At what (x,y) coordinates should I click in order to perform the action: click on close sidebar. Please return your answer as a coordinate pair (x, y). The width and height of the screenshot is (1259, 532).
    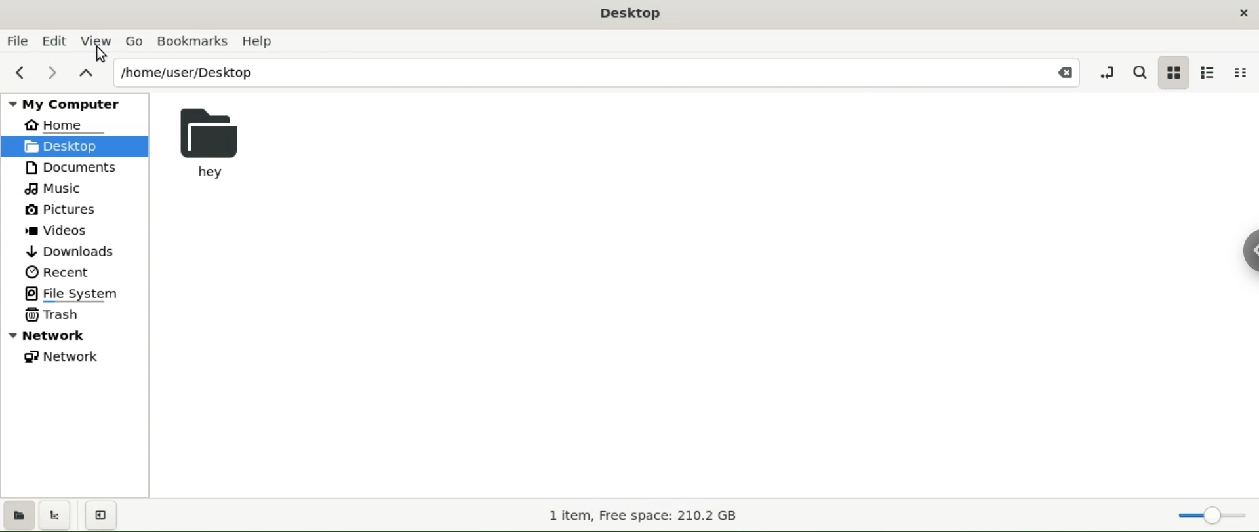
    Looking at the image, I should click on (100, 515).